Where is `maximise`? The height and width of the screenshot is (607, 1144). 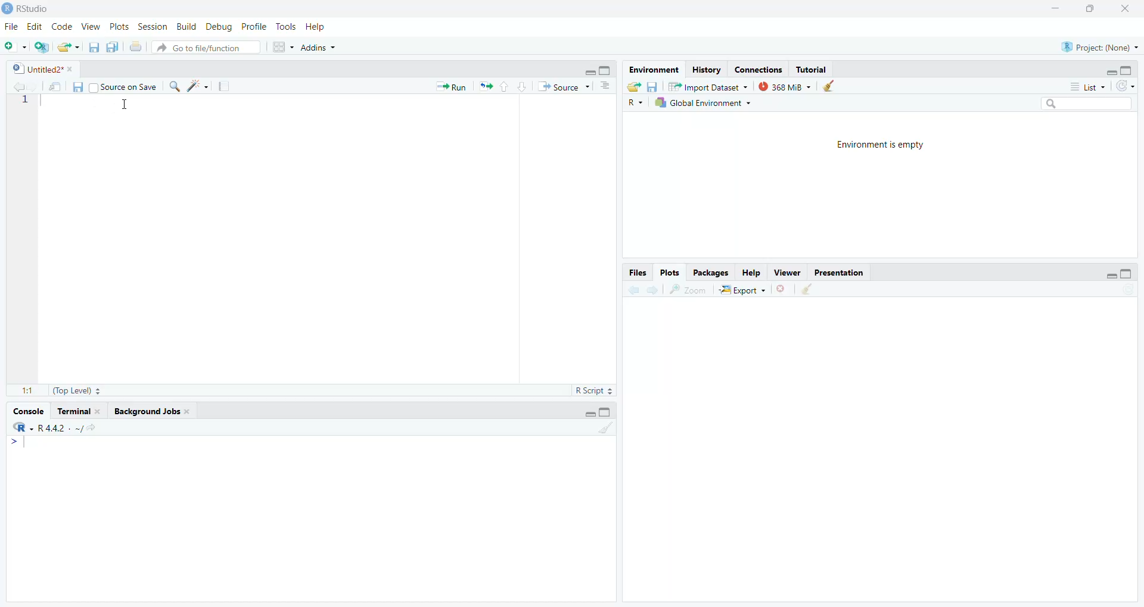
maximise is located at coordinates (610, 412).